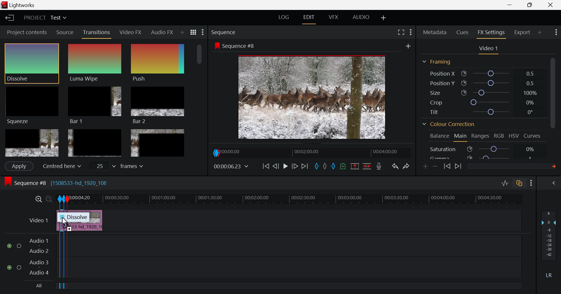 The image size is (561, 294). I want to click on To End, so click(304, 167).